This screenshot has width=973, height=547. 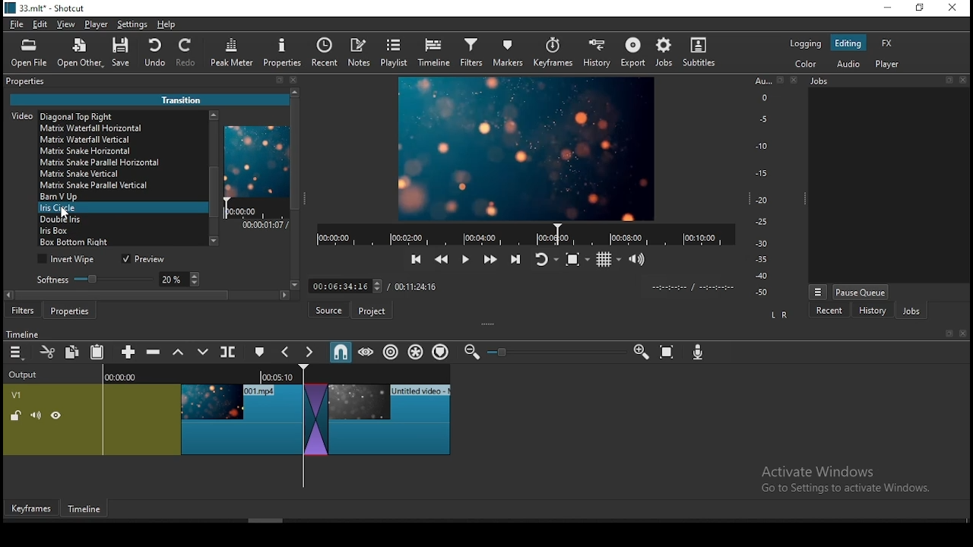 I want to click on peak meter, so click(x=233, y=52).